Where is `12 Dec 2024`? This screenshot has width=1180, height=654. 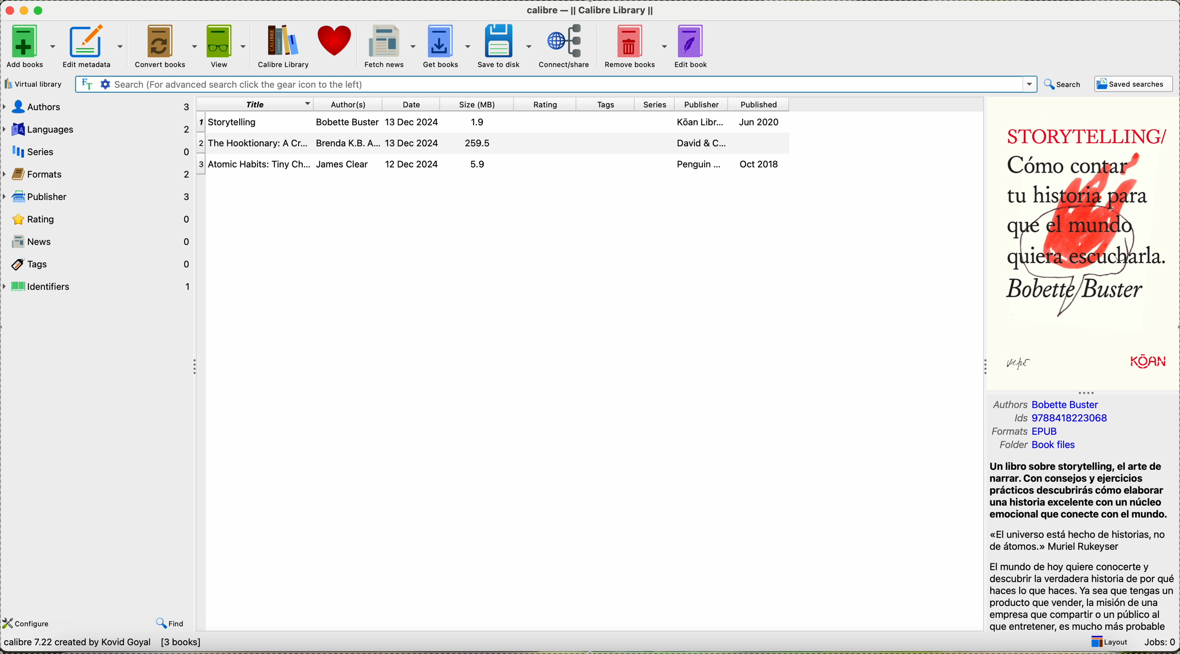 12 Dec 2024 is located at coordinates (415, 165).